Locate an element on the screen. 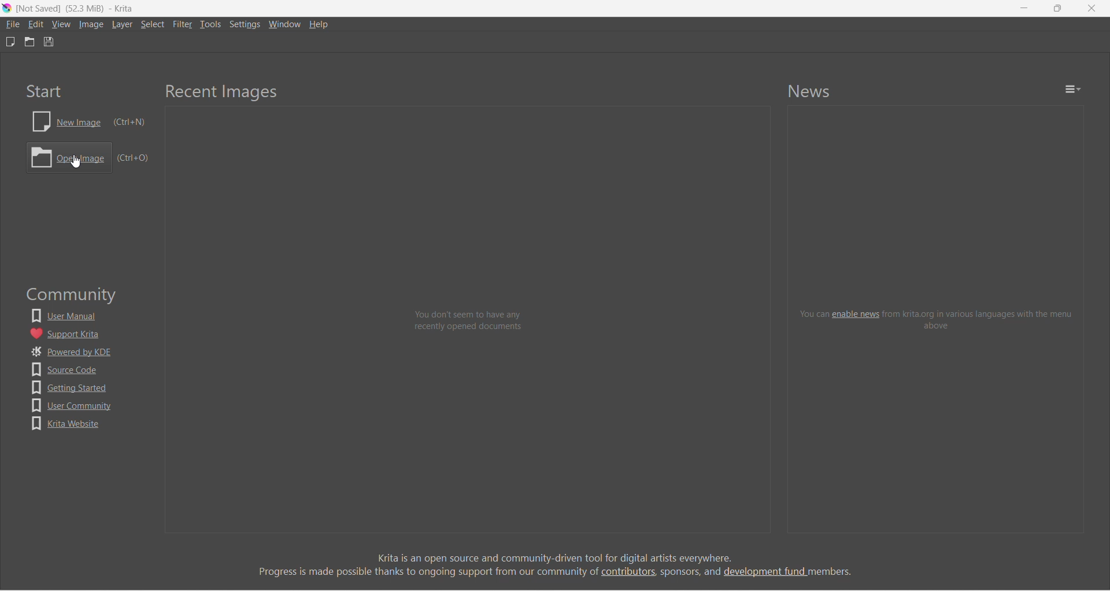 Image resolution: width=1110 pixels, height=591 pixels. settings is located at coordinates (246, 24).